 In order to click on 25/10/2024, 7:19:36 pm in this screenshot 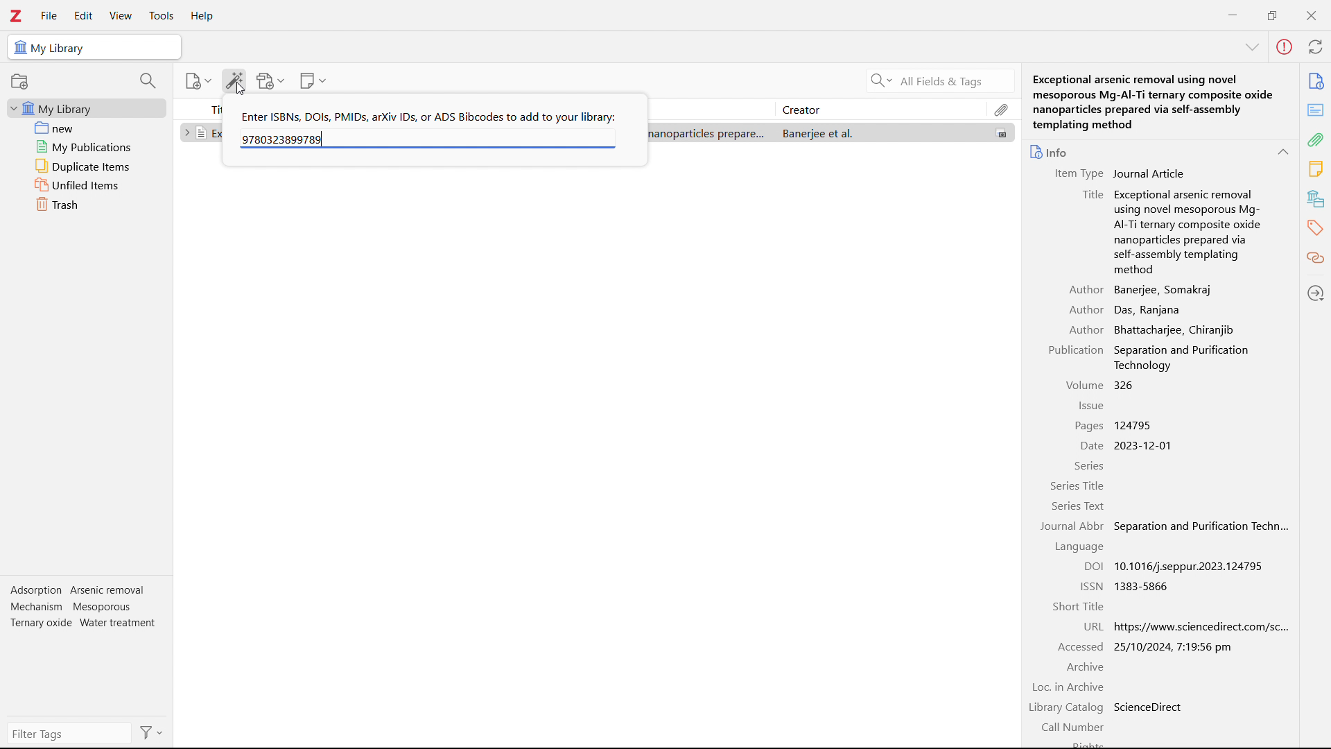, I will do `click(1174, 646)`.